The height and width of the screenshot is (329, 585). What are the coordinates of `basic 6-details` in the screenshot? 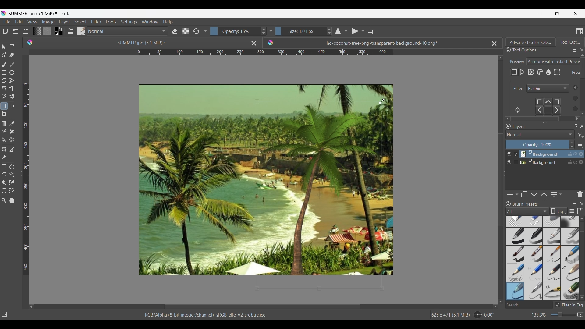 It's located at (552, 255).